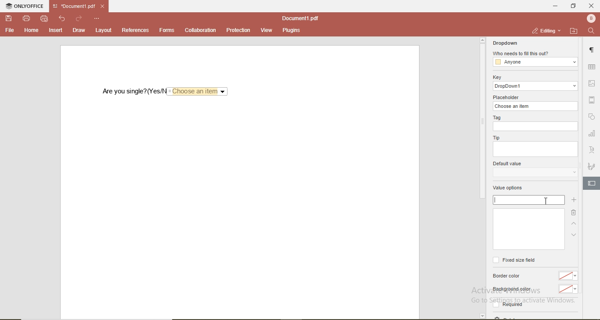  Describe the element at coordinates (27, 19) in the screenshot. I see `print` at that location.